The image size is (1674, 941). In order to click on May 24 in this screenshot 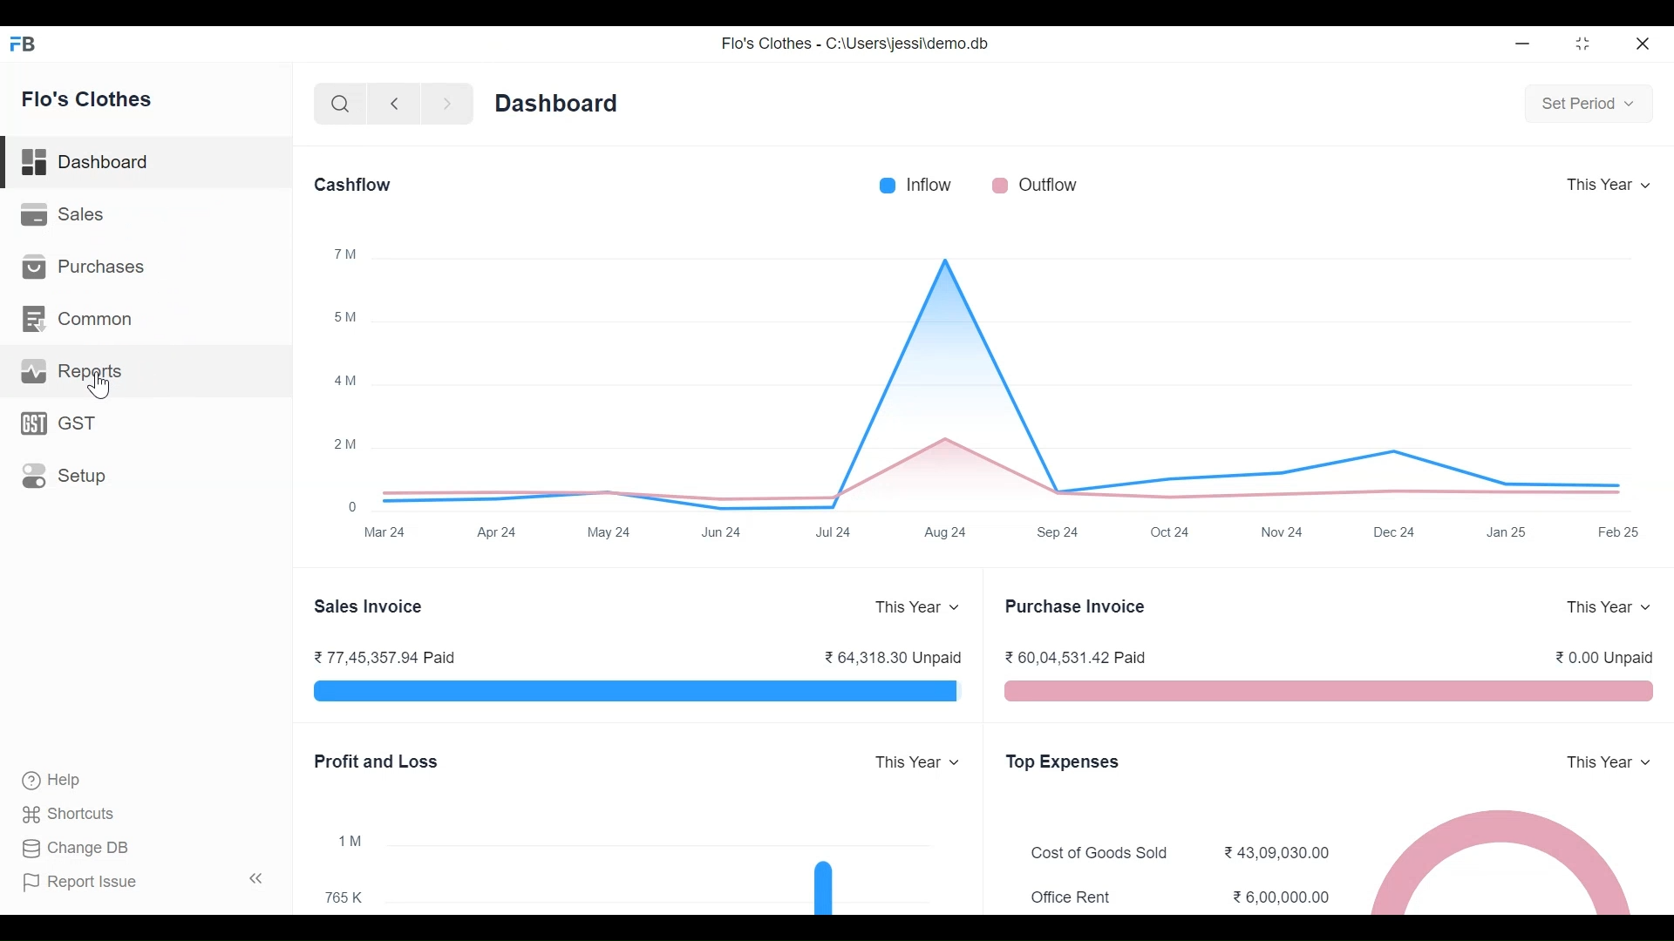, I will do `click(608, 532)`.